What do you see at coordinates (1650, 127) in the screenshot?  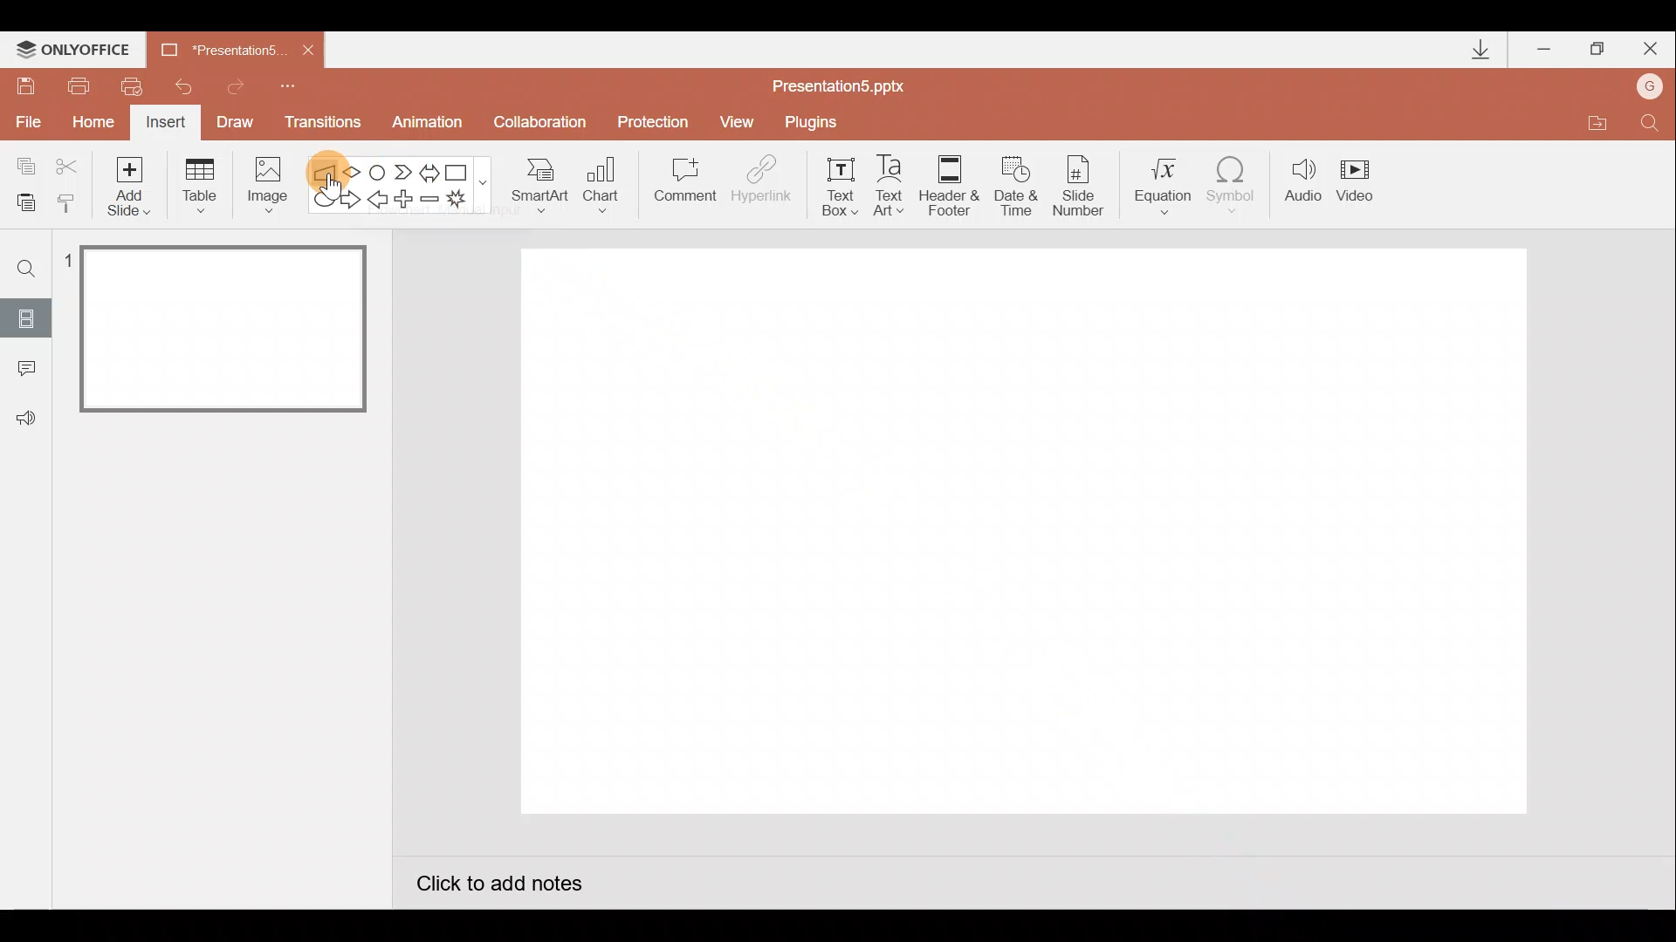 I see `Find` at bounding box center [1650, 127].